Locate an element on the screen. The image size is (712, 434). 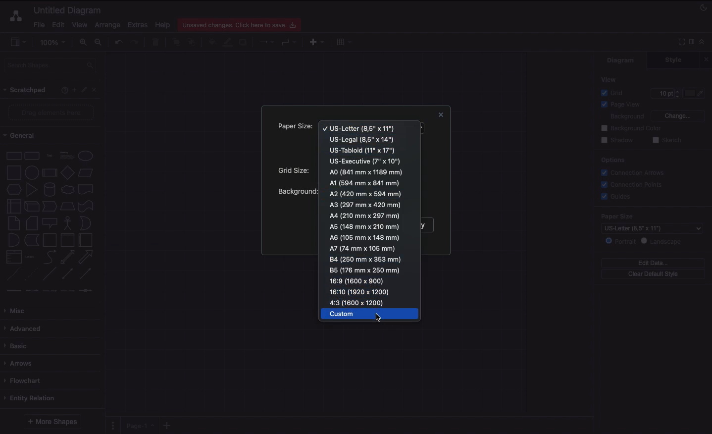
Vertical container is located at coordinates (68, 239).